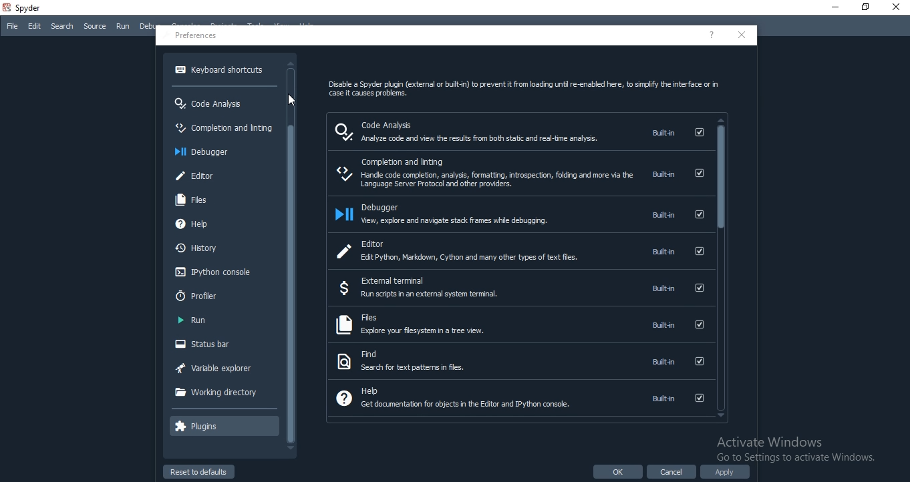 The image size is (910, 482). I want to click on Plugins, so click(197, 426).